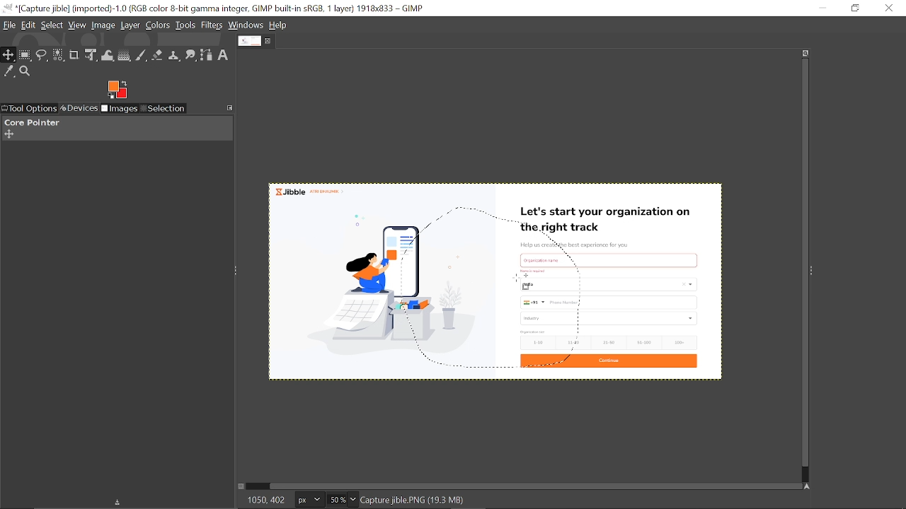 The width and height of the screenshot is (906, 509). What do you see at coordinates (78, 109) in the screenshot?
I see `Devices` at bounding box center [78, 109].